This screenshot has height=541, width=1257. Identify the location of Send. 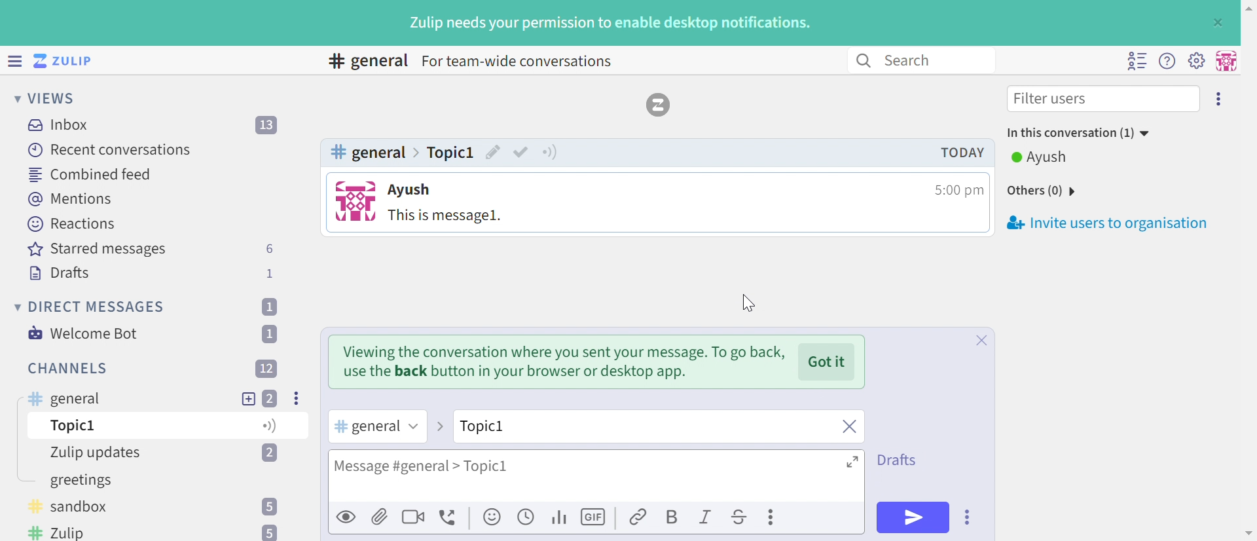
(913, 517).